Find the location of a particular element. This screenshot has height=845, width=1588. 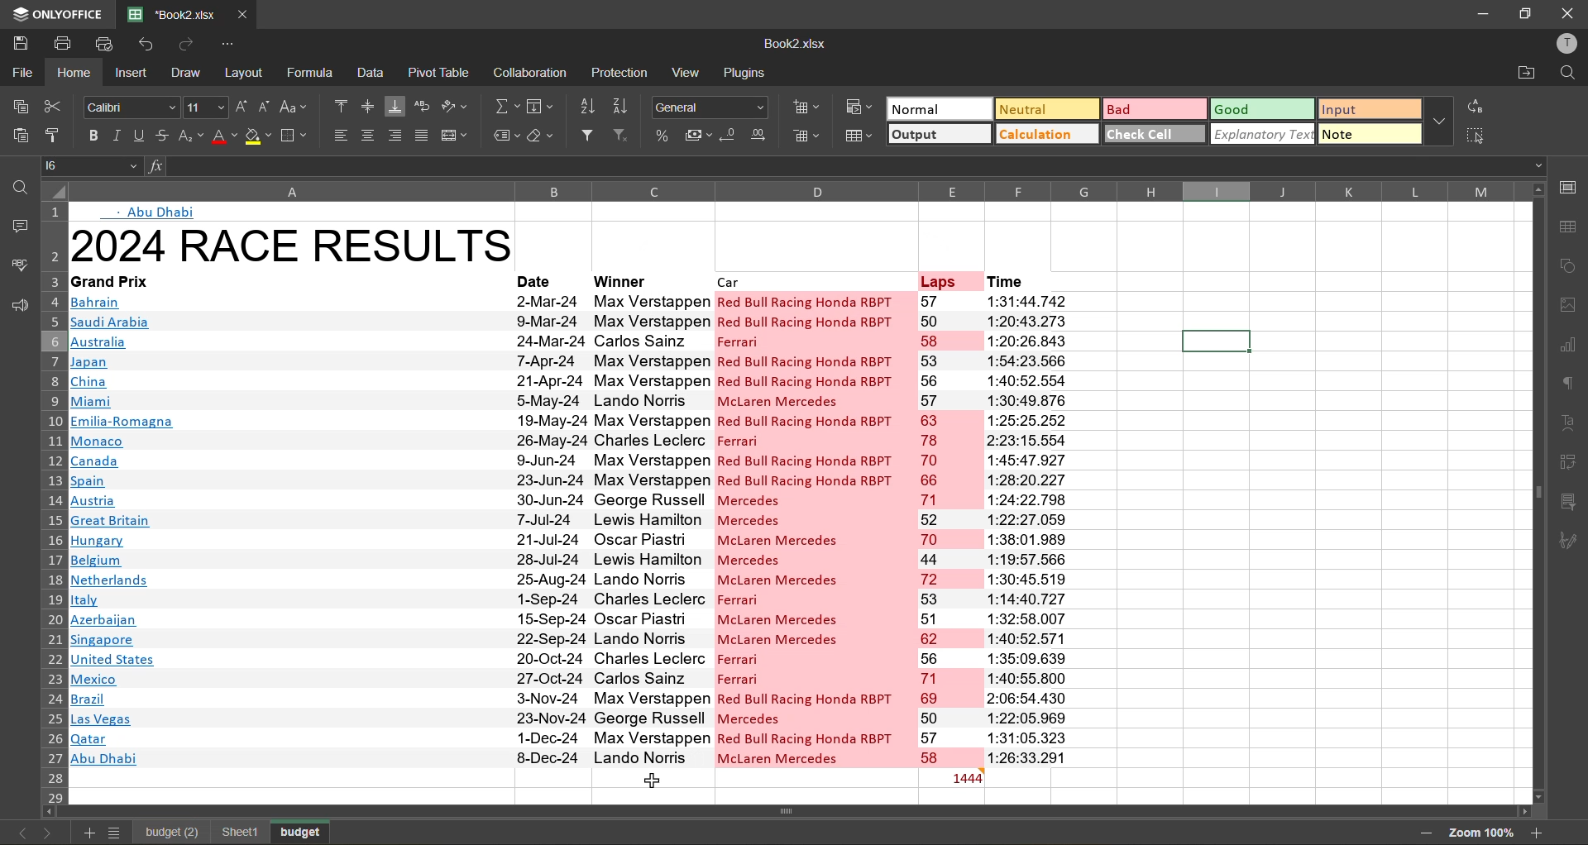

font size is located at coordinates (203, 108).